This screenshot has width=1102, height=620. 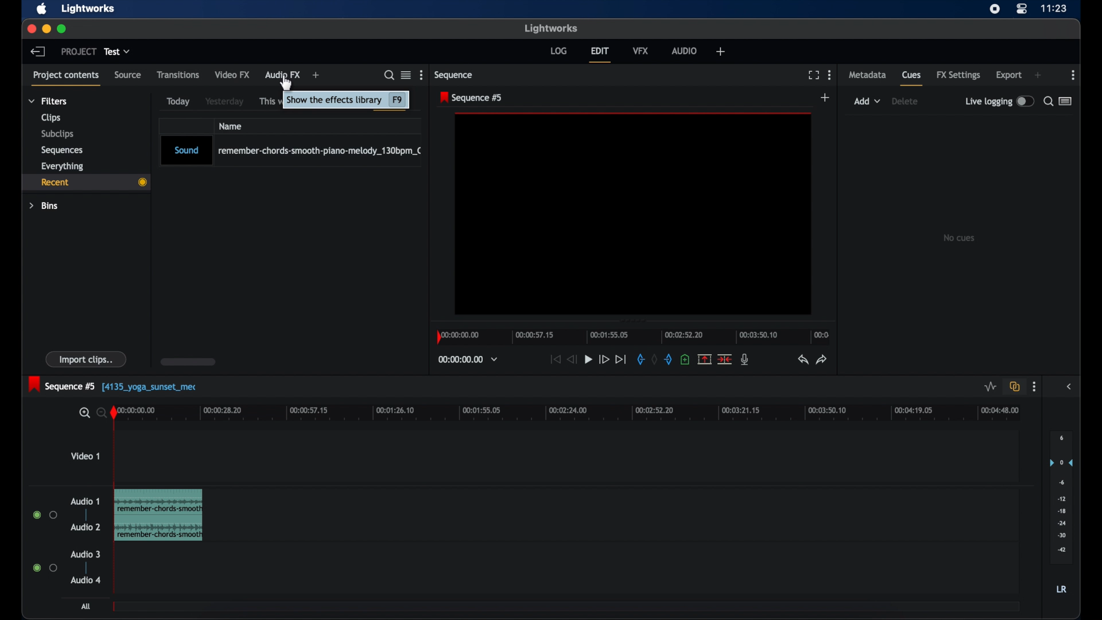 I want to click on radio buttons, so click(x=45, y=514).